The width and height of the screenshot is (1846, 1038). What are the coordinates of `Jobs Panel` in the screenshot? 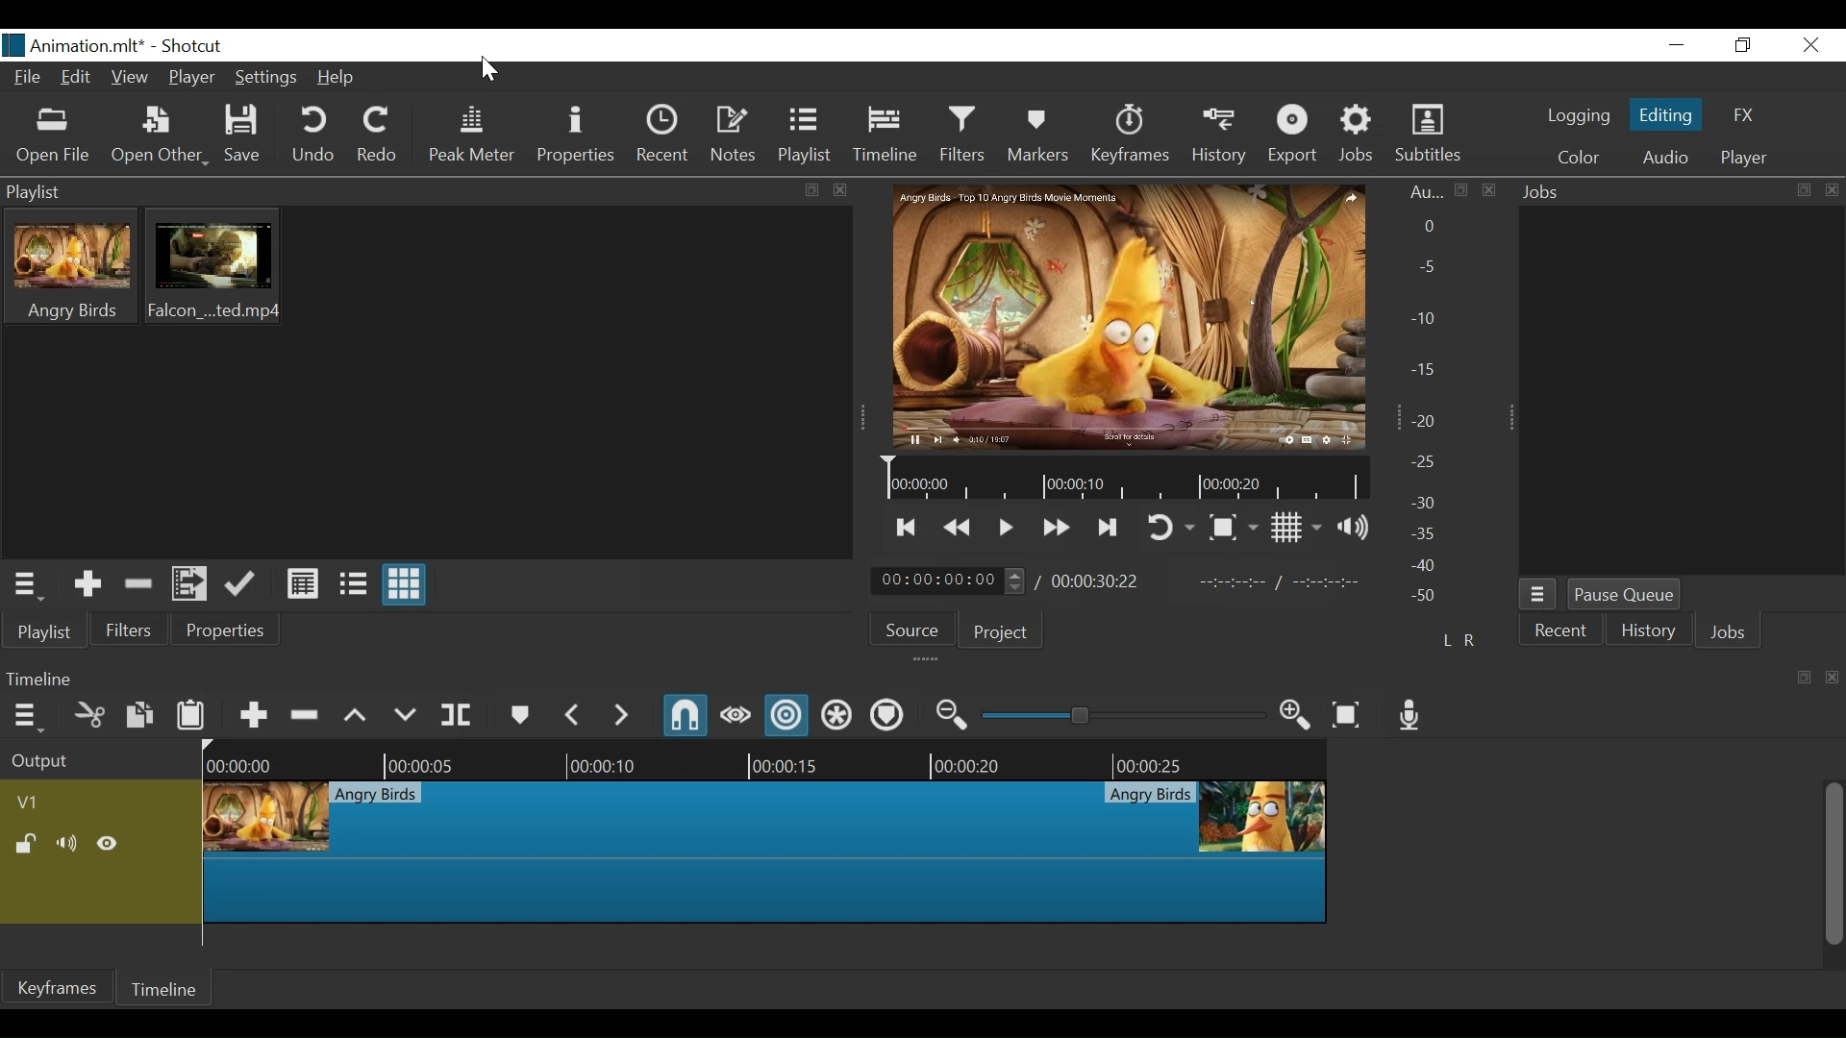 It's located at (1681, 193).